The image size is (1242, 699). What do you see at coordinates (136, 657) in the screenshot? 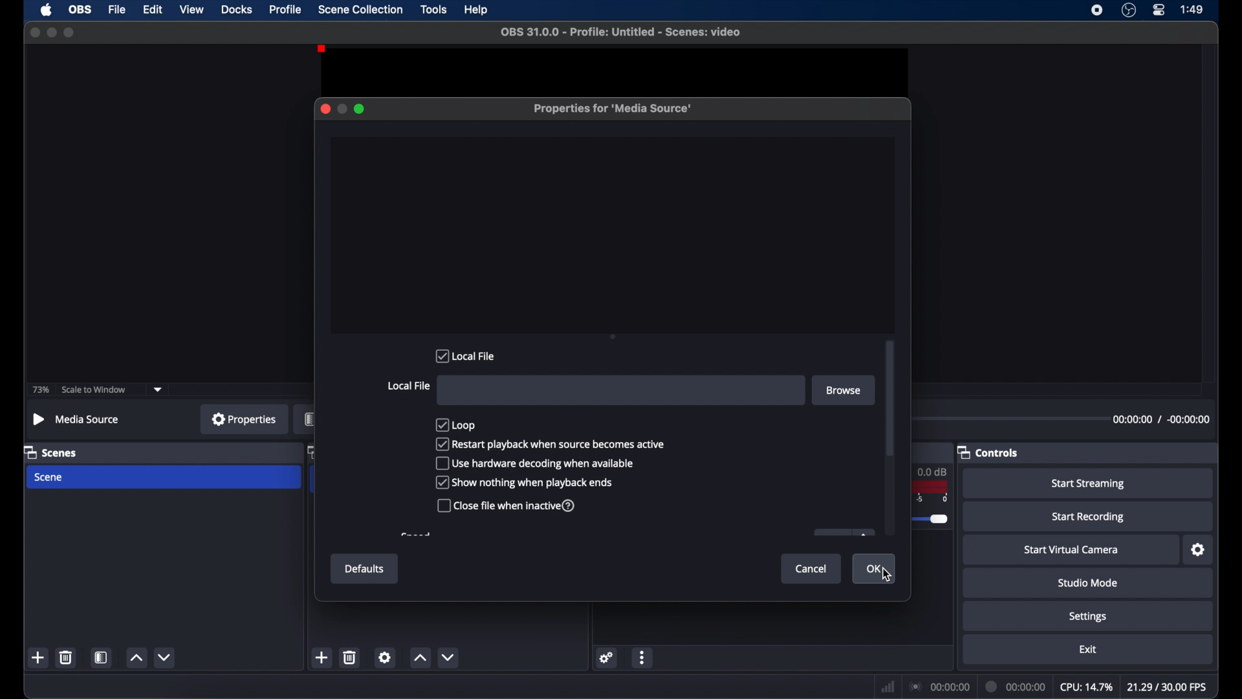
I see `increment` at bounding box center [136, 657].